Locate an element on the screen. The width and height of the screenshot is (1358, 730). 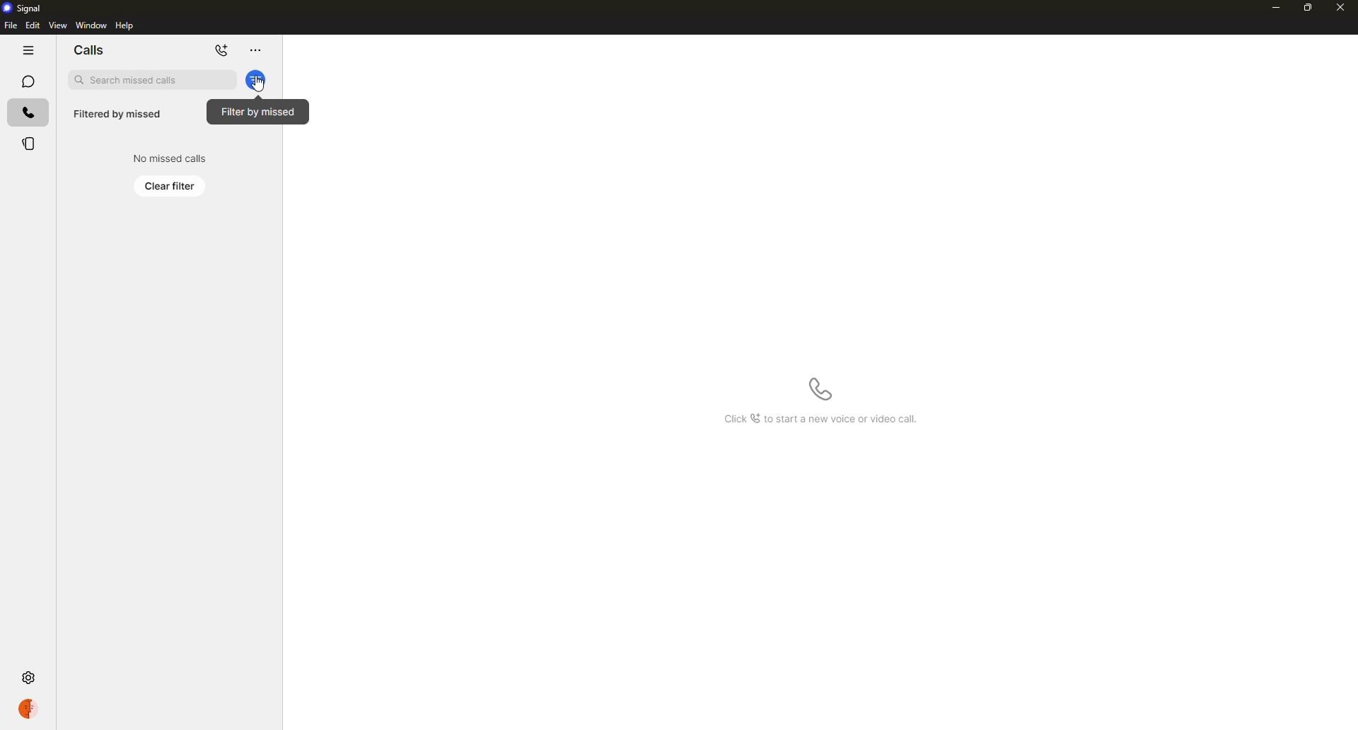
stories is located at coordinates (28, 143).